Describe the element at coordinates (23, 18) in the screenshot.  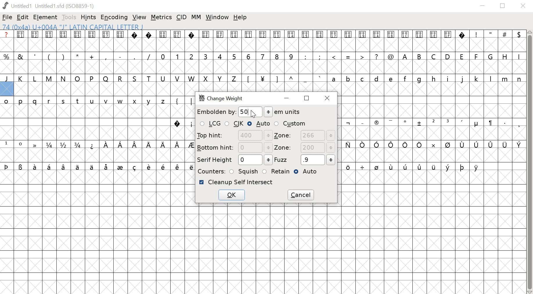
I see `EDIT` at that location.